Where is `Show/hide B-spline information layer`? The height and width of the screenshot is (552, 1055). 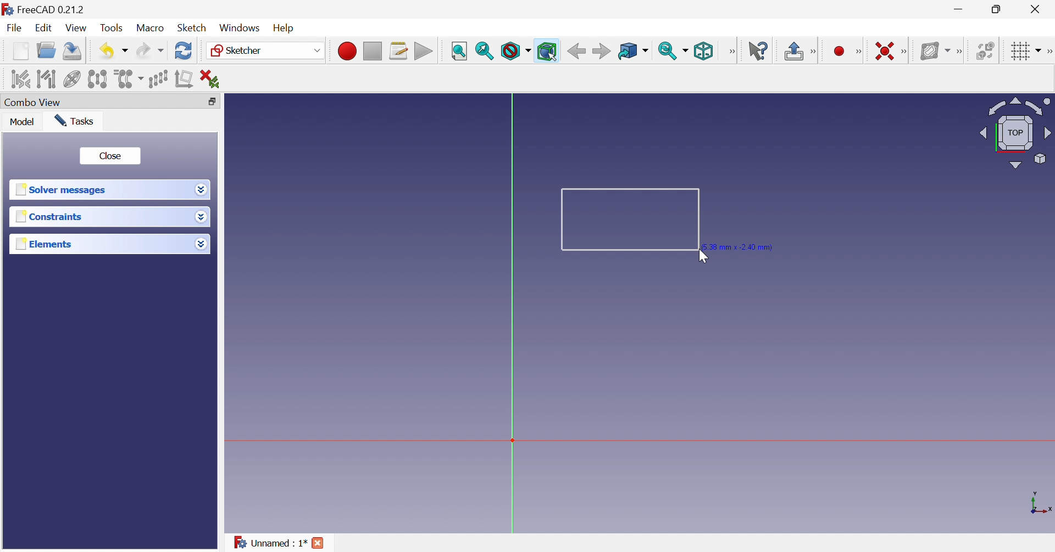 Show/hide B-spline information layer is located at coordinates (934, 51).